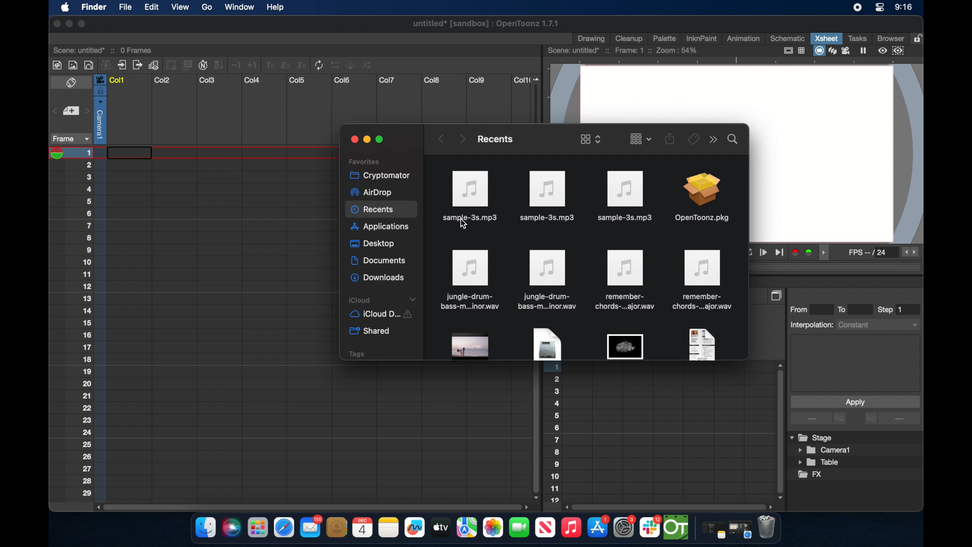  Describe the element at coordinates (571, 528) in the screenshot. I see `music` at that location.